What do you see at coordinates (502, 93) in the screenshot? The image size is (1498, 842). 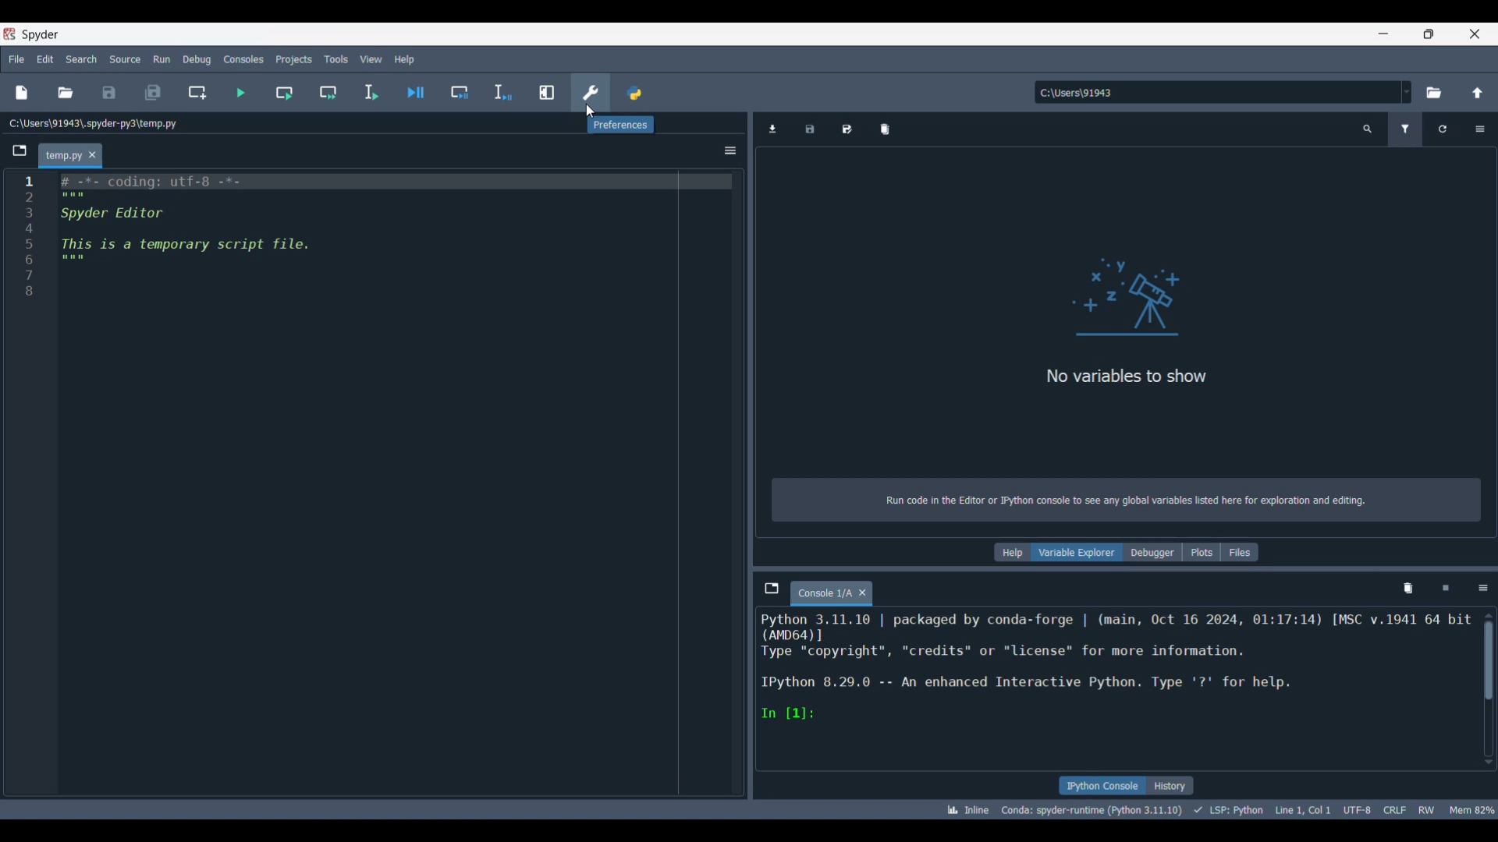 I see `Debug selection/current line` at bounding box center [502, 93].